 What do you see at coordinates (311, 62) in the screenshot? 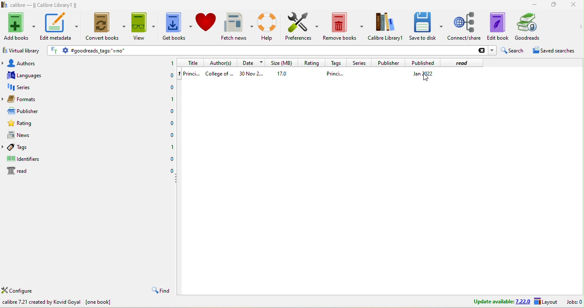
I see `rating` at bounding box center [311, 62].